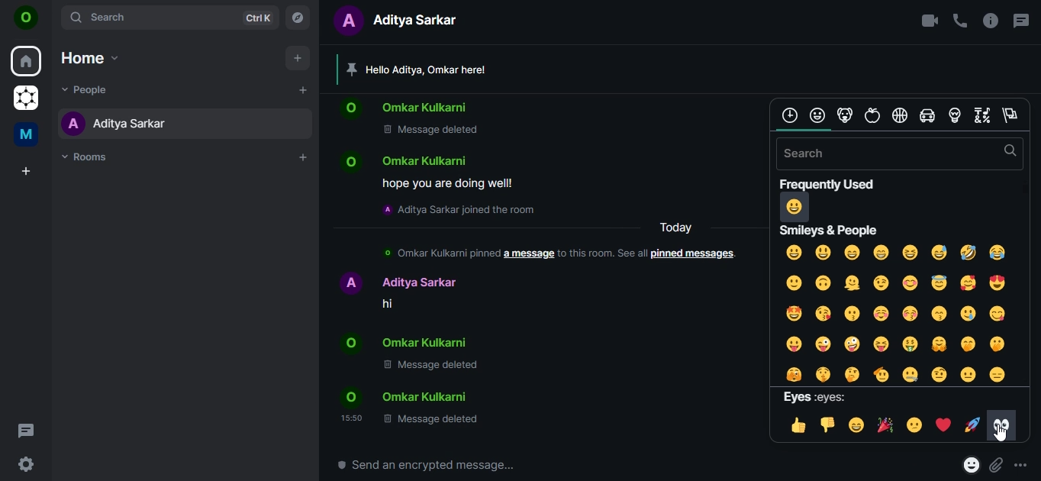 This screenshot has height=481, width=1041. I want to click on cars, so click(927, 115).